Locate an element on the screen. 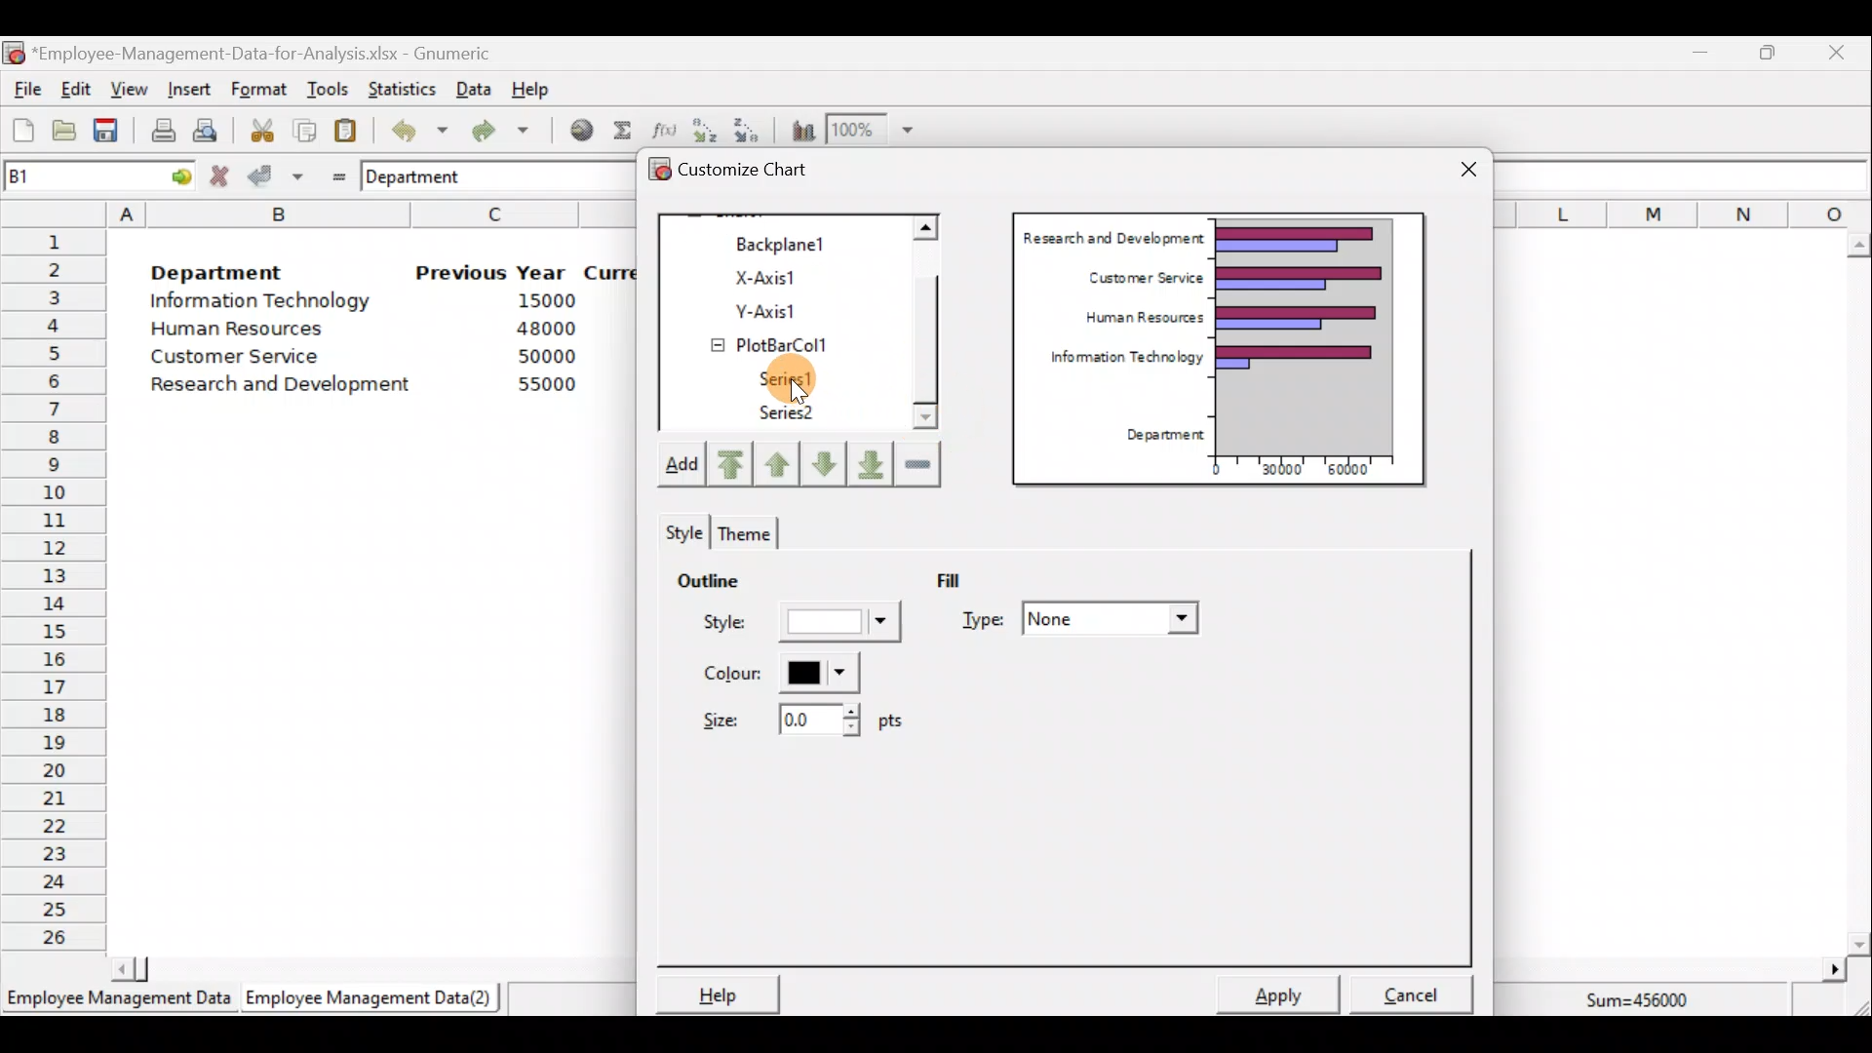 Image resolution: width=1872 pixels, height=1053 pixels. Series1 is located at coordinates (796, 375).